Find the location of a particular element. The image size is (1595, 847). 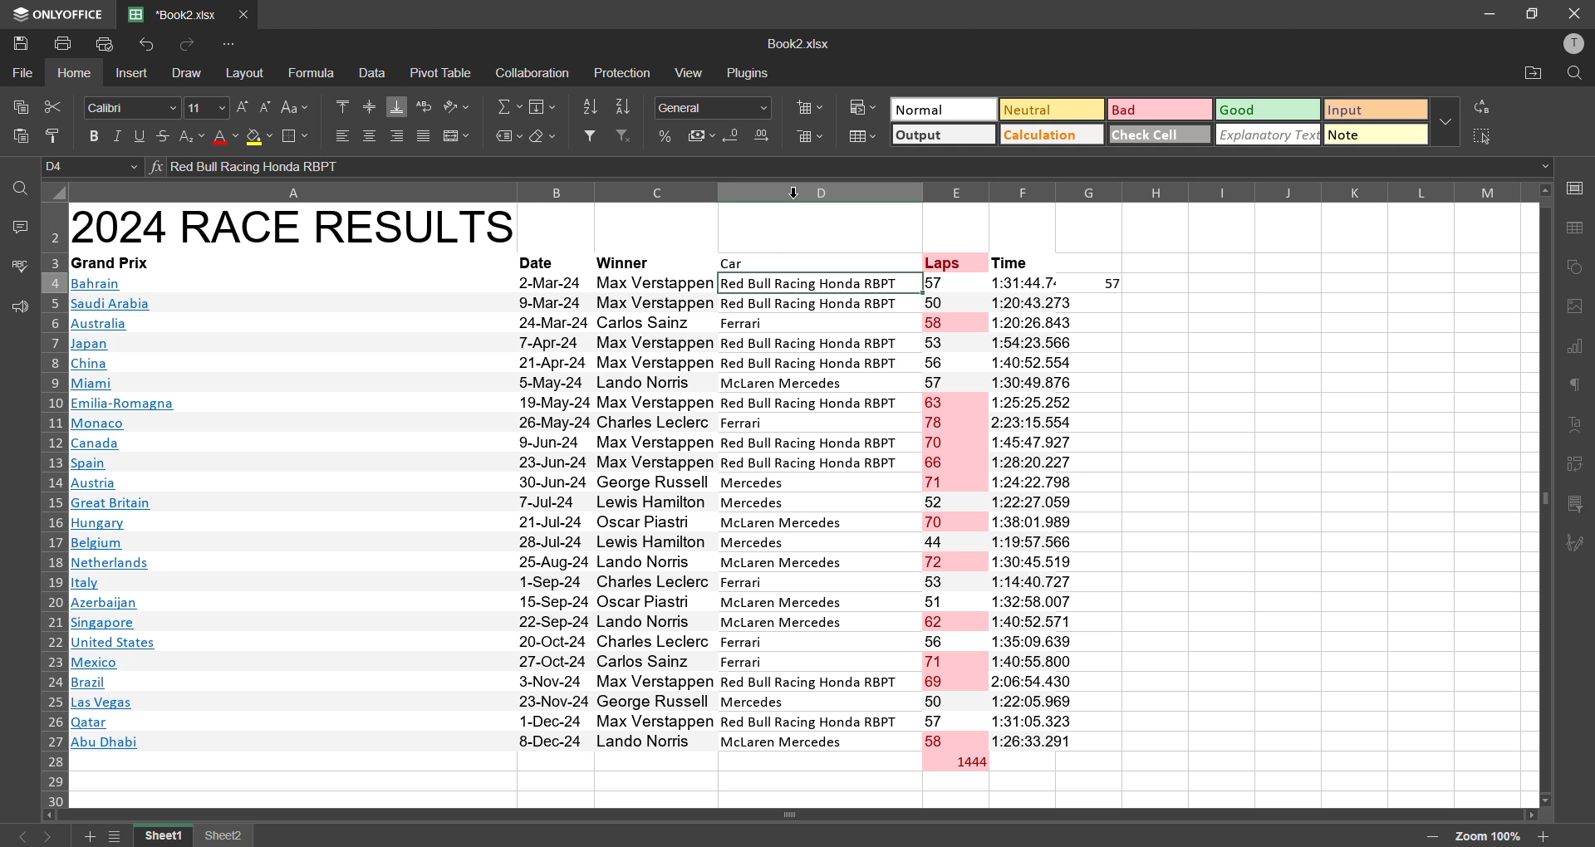

winner is located at coordinates (626, 262).